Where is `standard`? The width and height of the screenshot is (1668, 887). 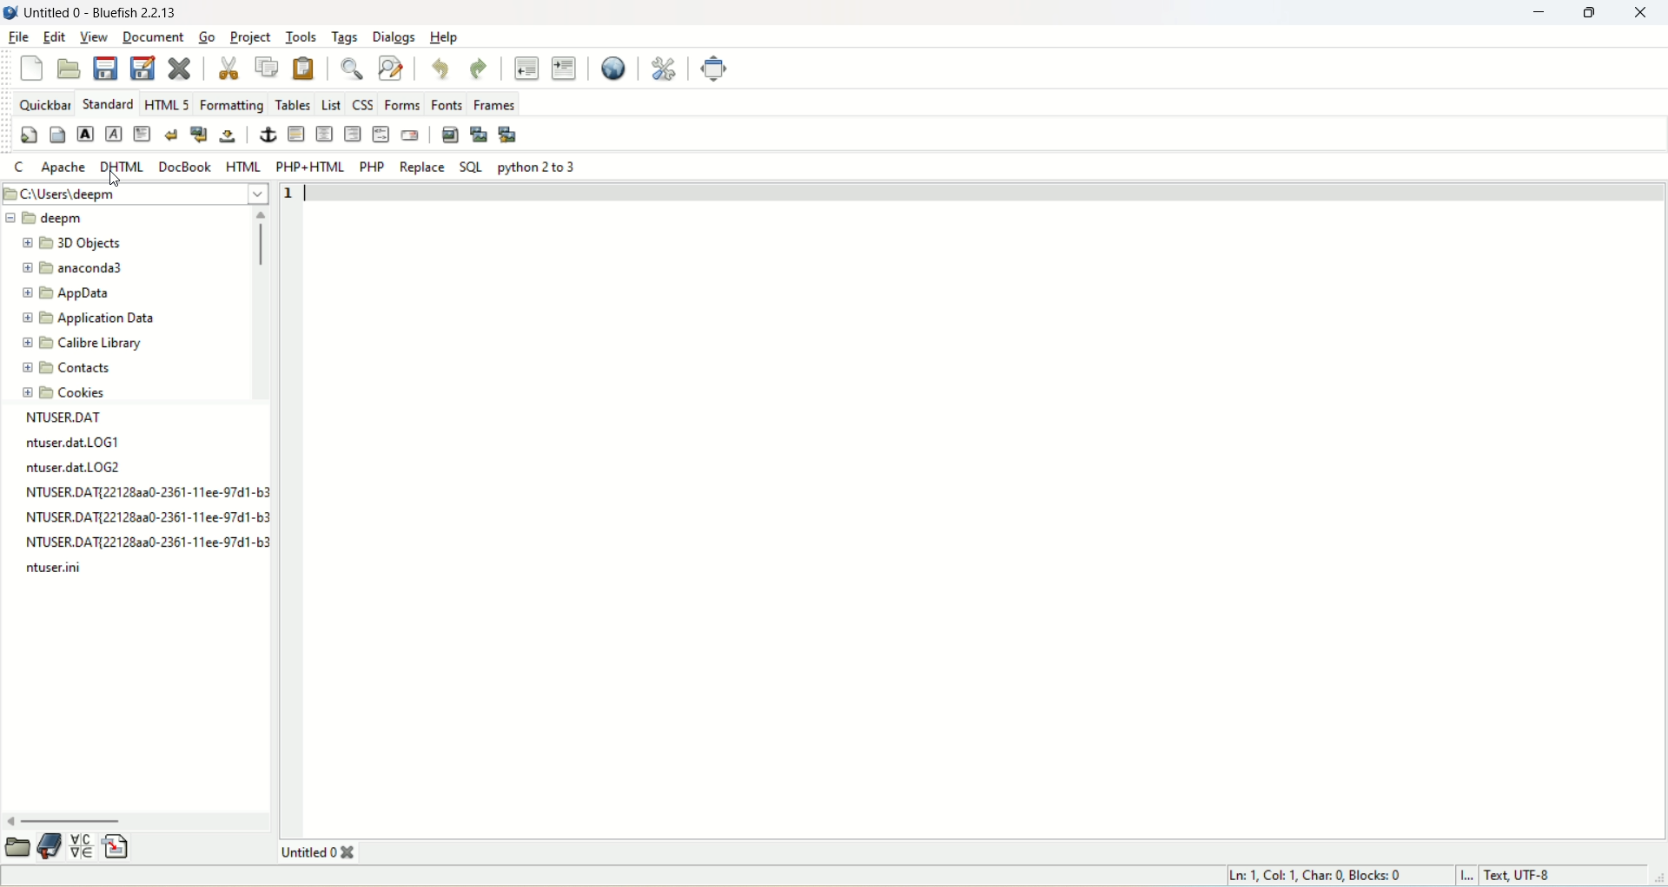
standard is located at coordinates (106, 103).